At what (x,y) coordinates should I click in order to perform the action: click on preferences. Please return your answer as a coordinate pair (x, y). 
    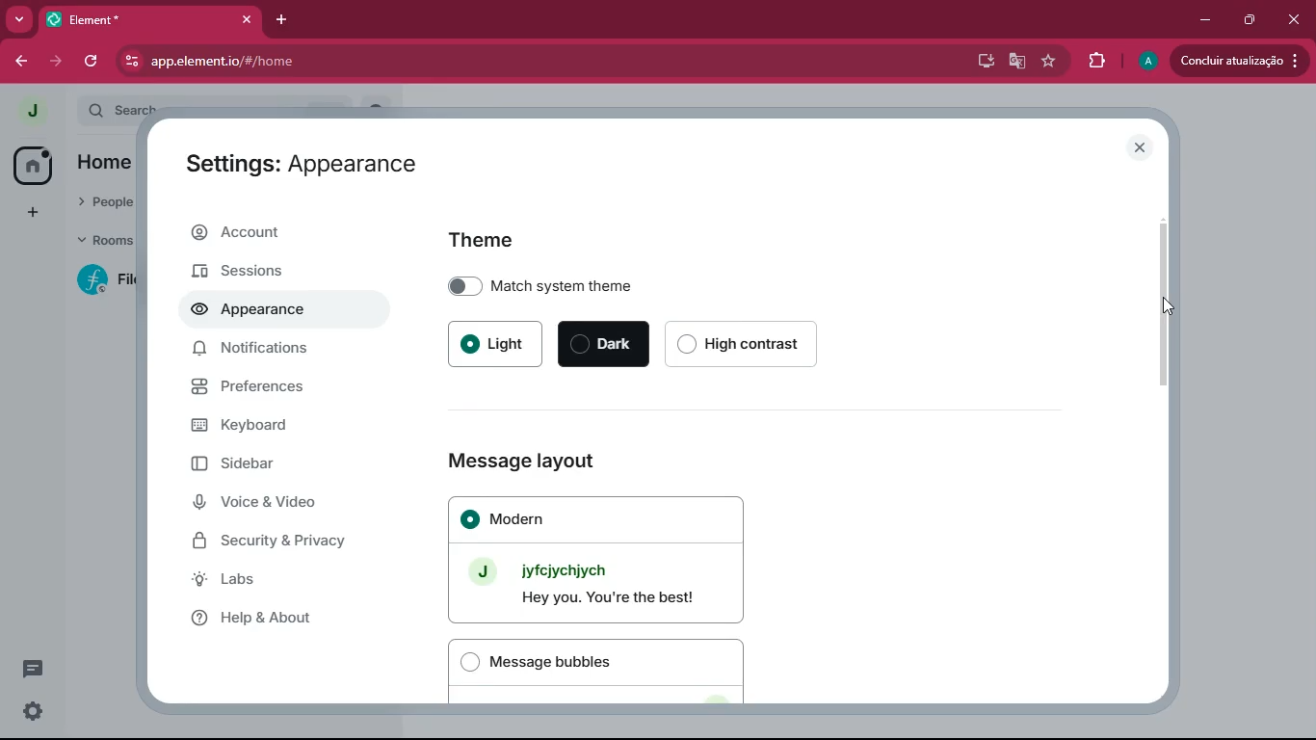
    Looking at the image, I should click on (280, 389).